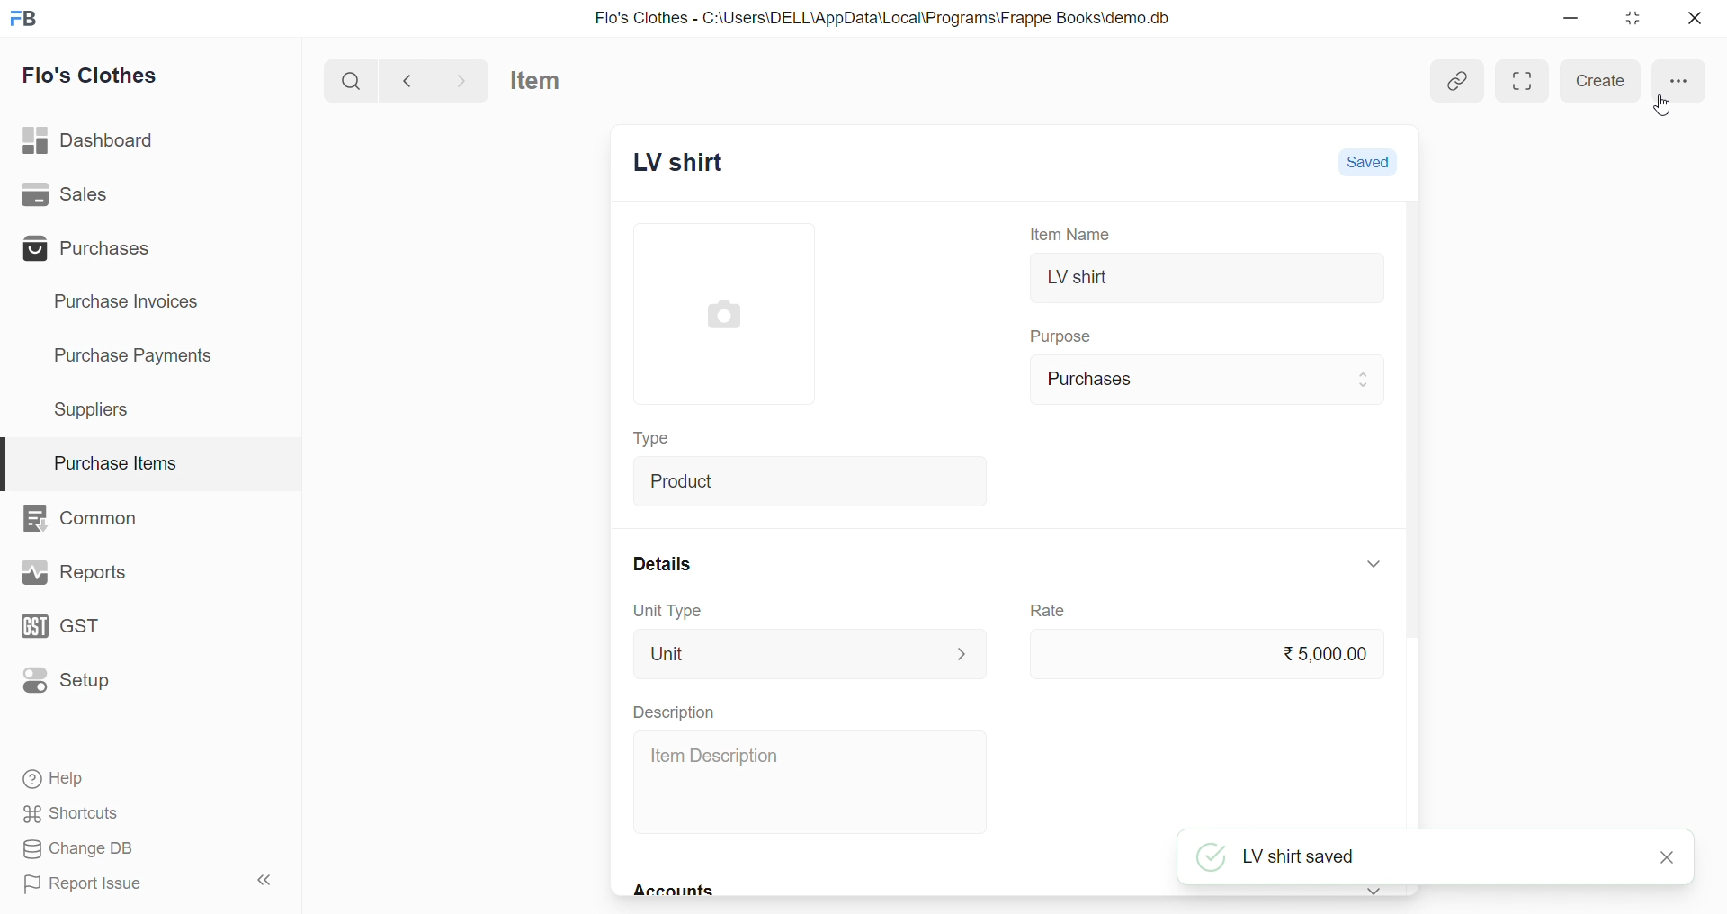 The height and width of the screenshot is (914, 1727). I want to click on Flo's Clothes, so click(101, 76).